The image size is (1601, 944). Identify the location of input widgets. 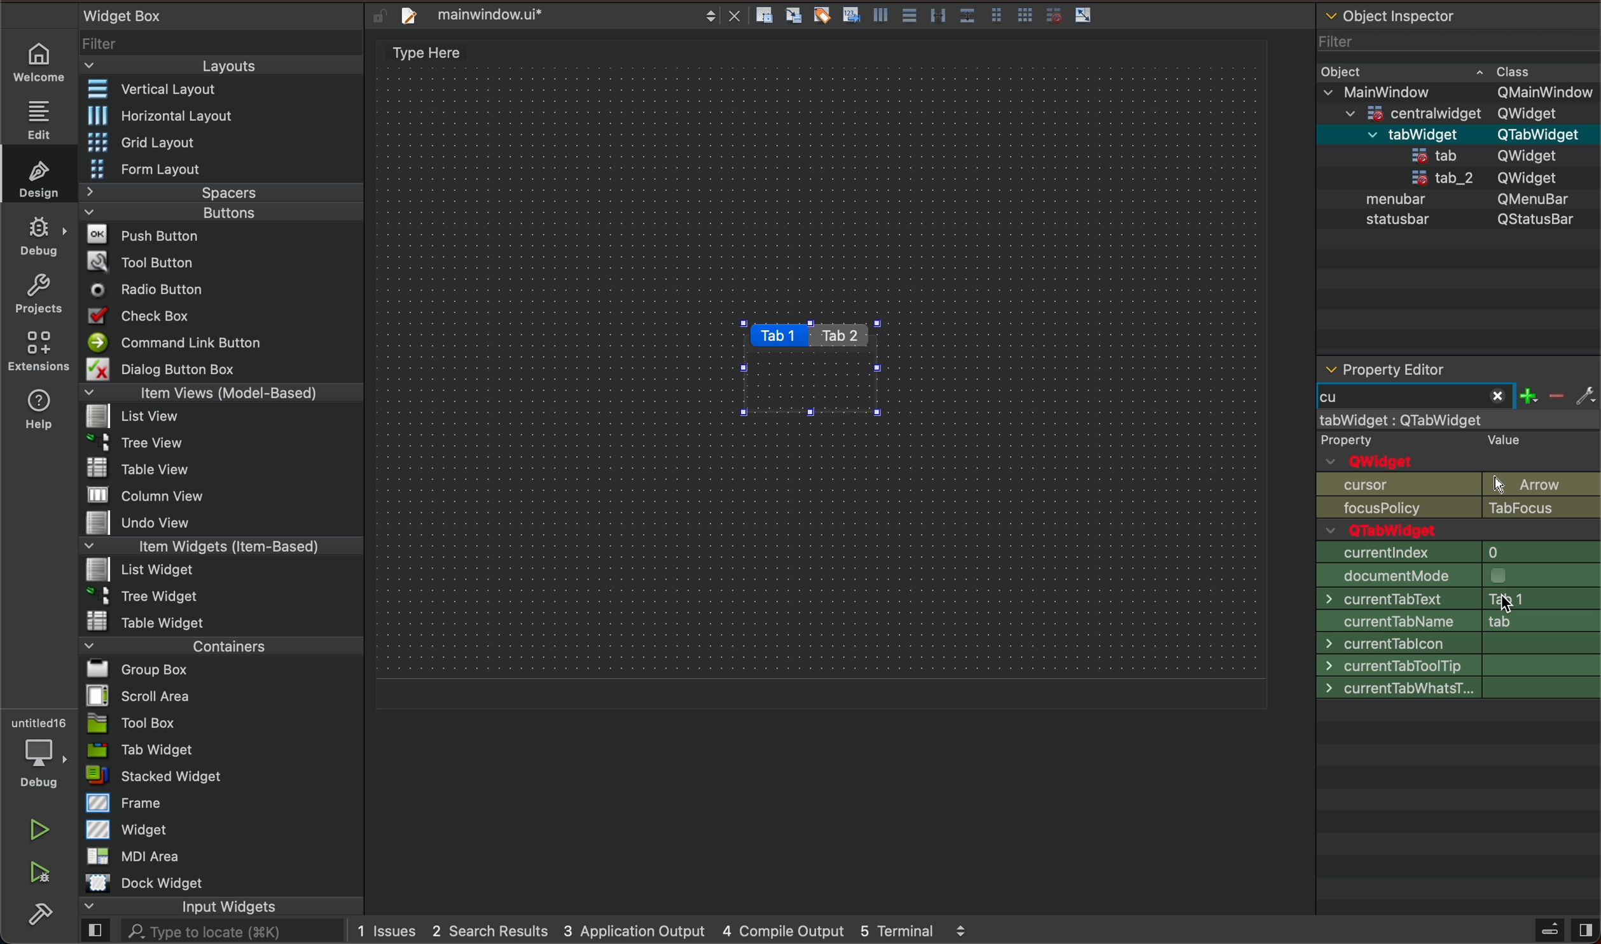
(224, 908).